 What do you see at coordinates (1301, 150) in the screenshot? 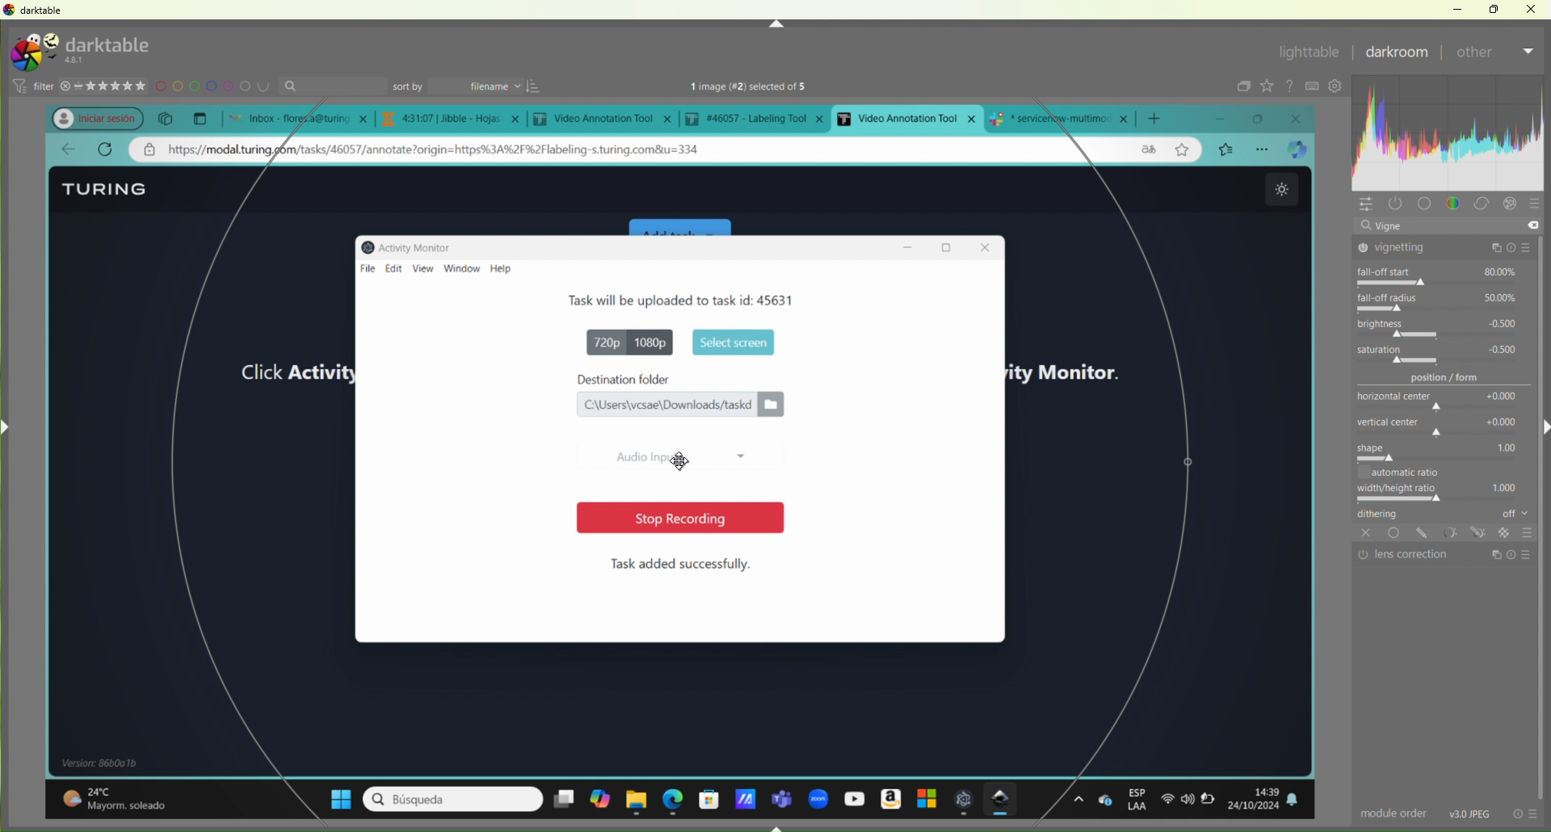
I see `broswer` at bounding box center [1301, 150].